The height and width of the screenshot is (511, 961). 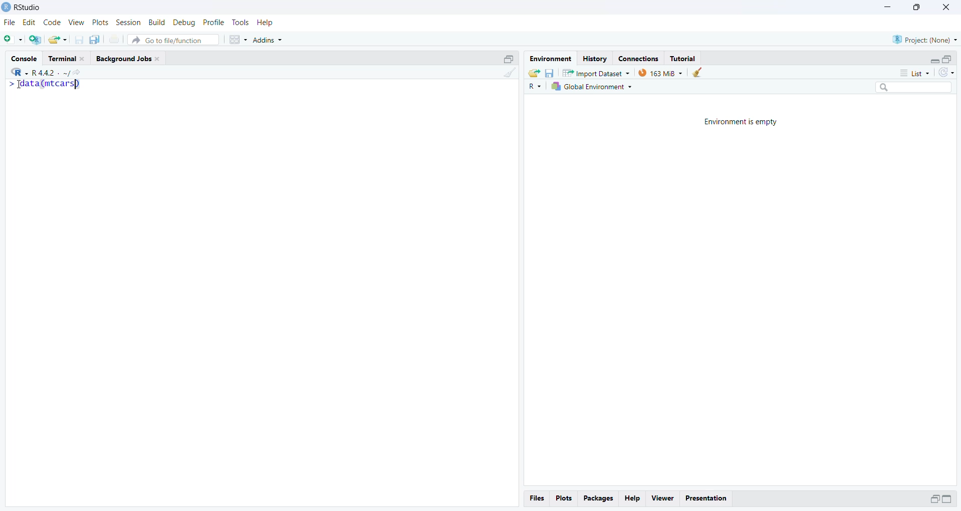 I want to click on code, so click(x=53, y=23).